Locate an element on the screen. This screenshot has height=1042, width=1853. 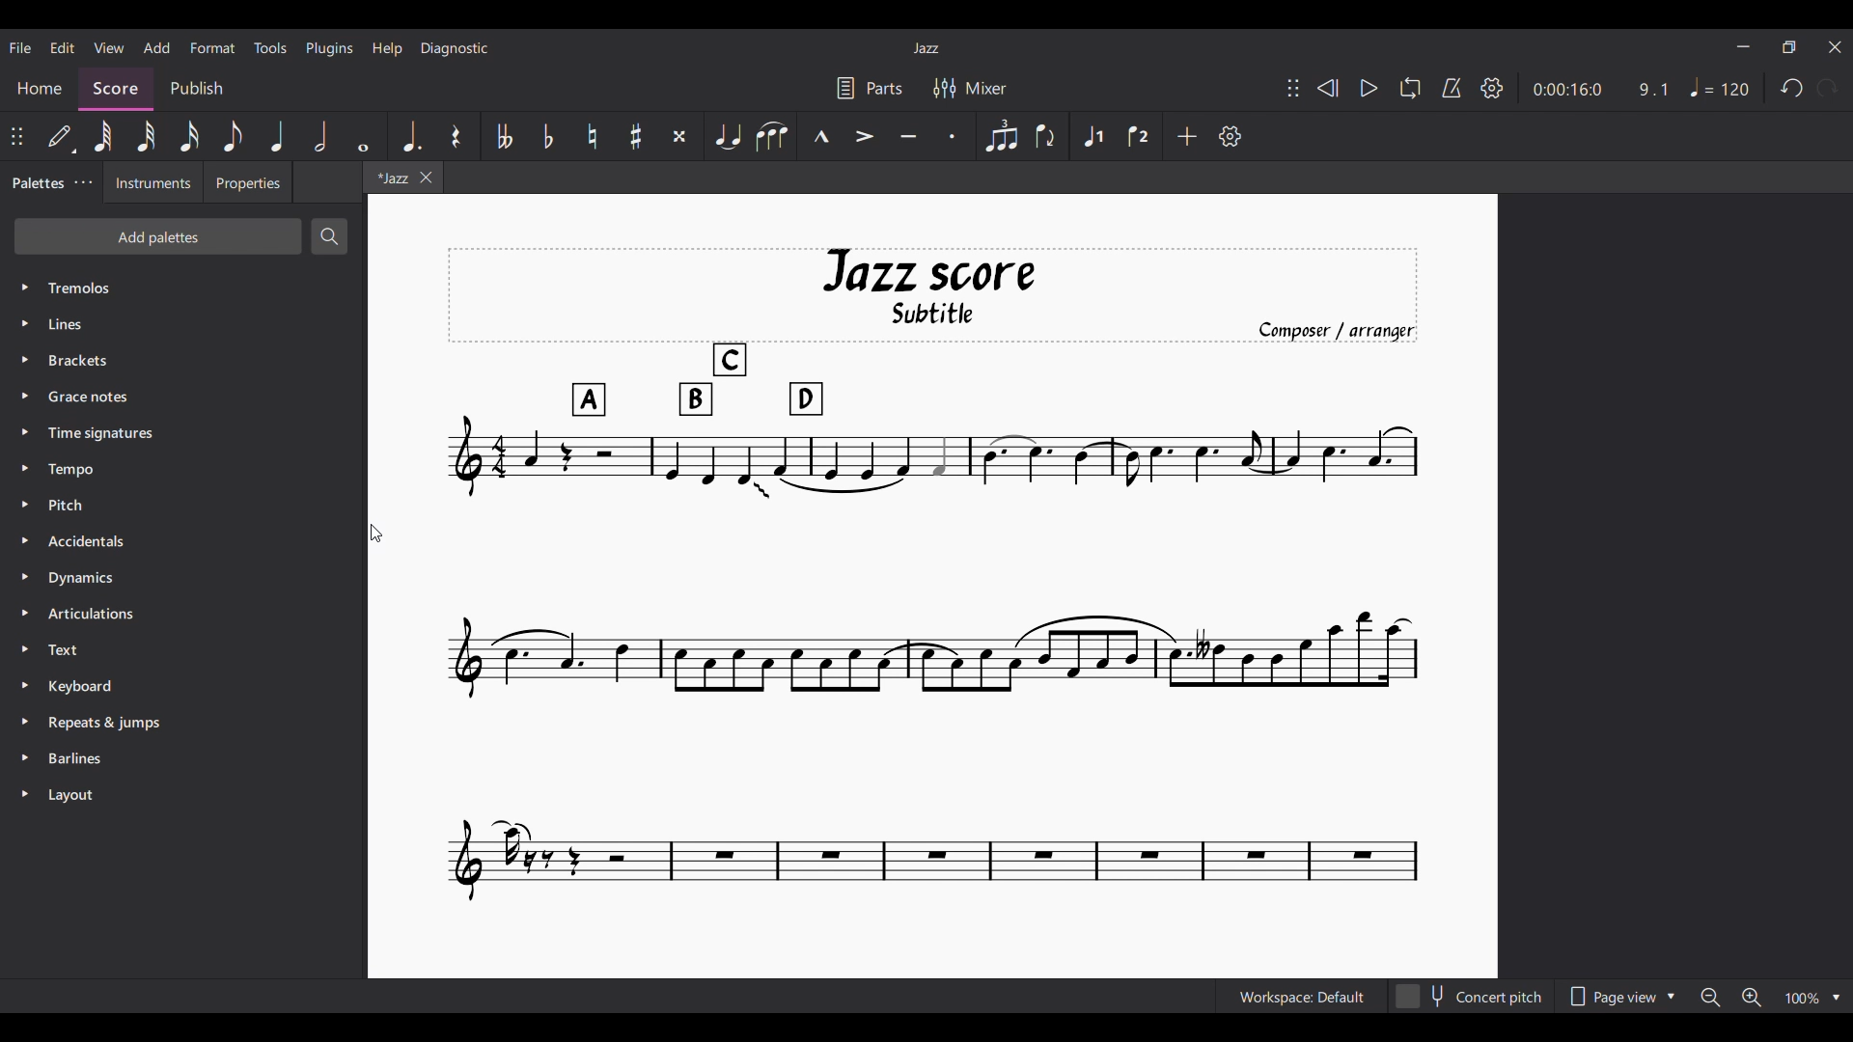
Tempo is located at coordinates (184, 468).